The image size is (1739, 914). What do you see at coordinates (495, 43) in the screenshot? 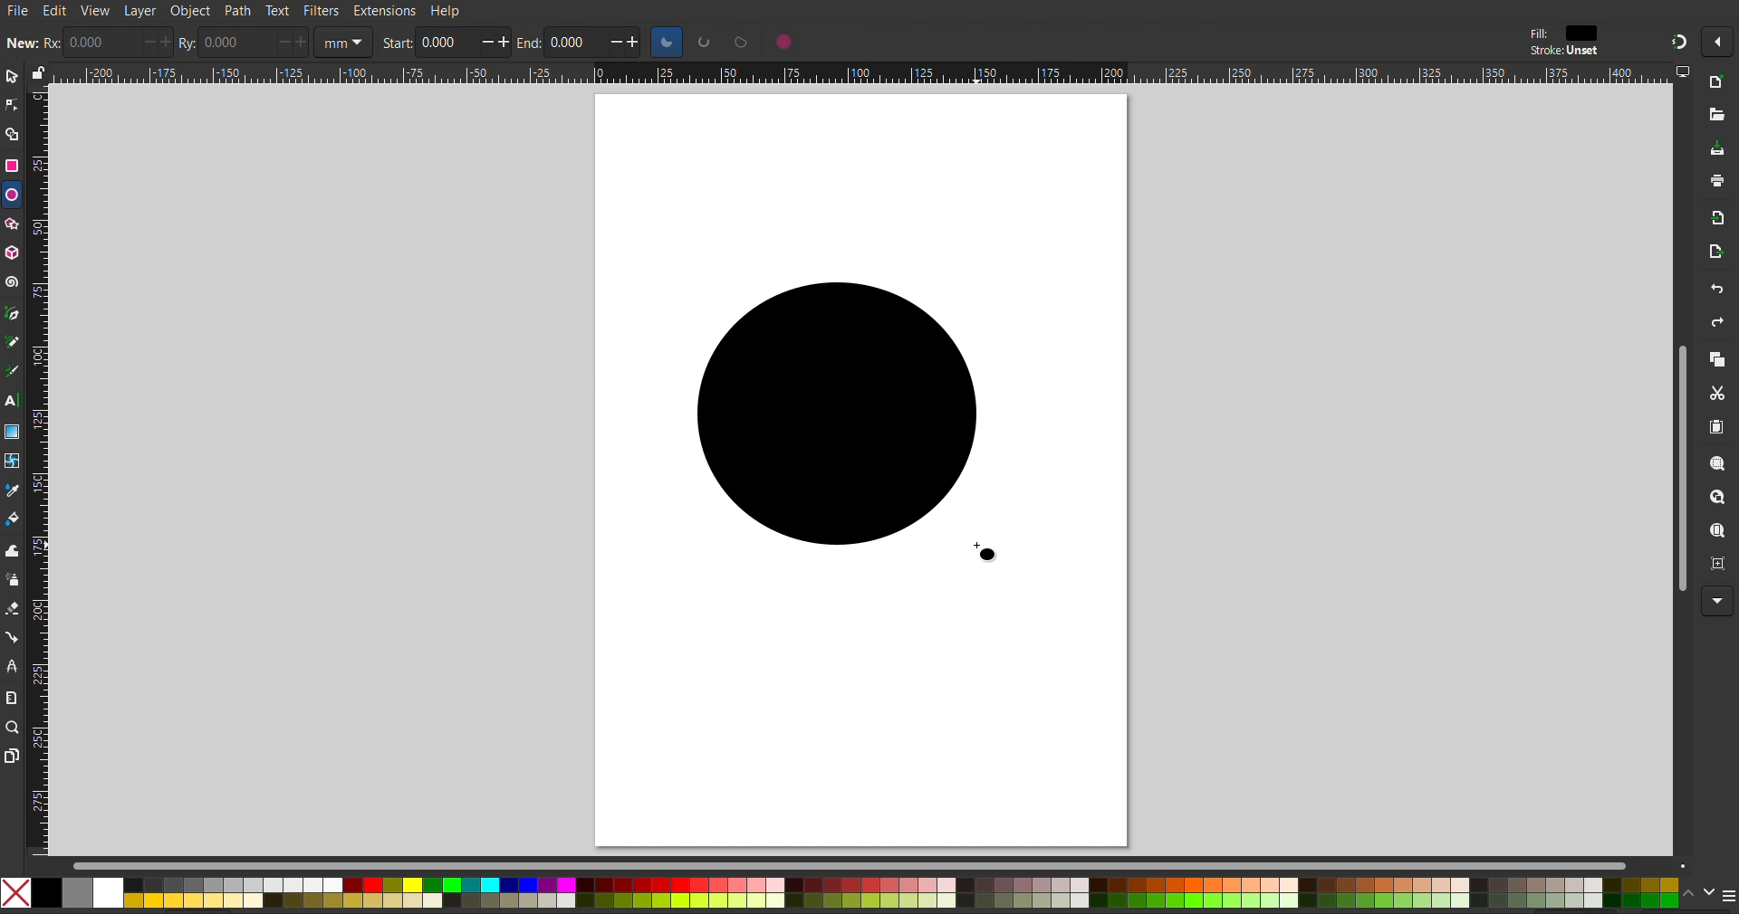
I see `increase/decrease` at bounding box center [495, 43].